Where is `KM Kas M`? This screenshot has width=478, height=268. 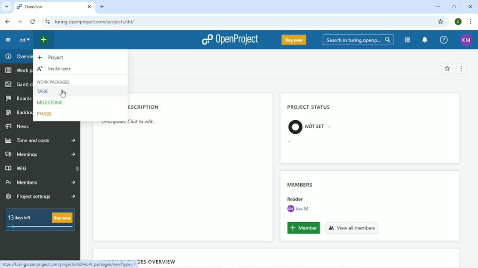
KM Kas M is located at coordinates (297, 209).